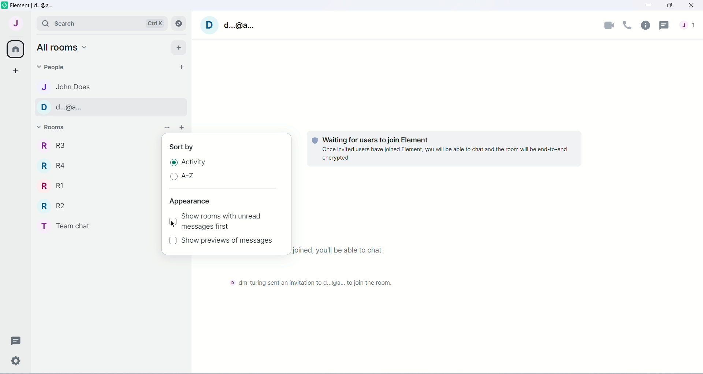 The height and width of the screenshot is (374, 703). What do you see at coordinates (173, 240) in the screenshot?
I see `Checkbox unchecked` at bounding box center [173, 240].